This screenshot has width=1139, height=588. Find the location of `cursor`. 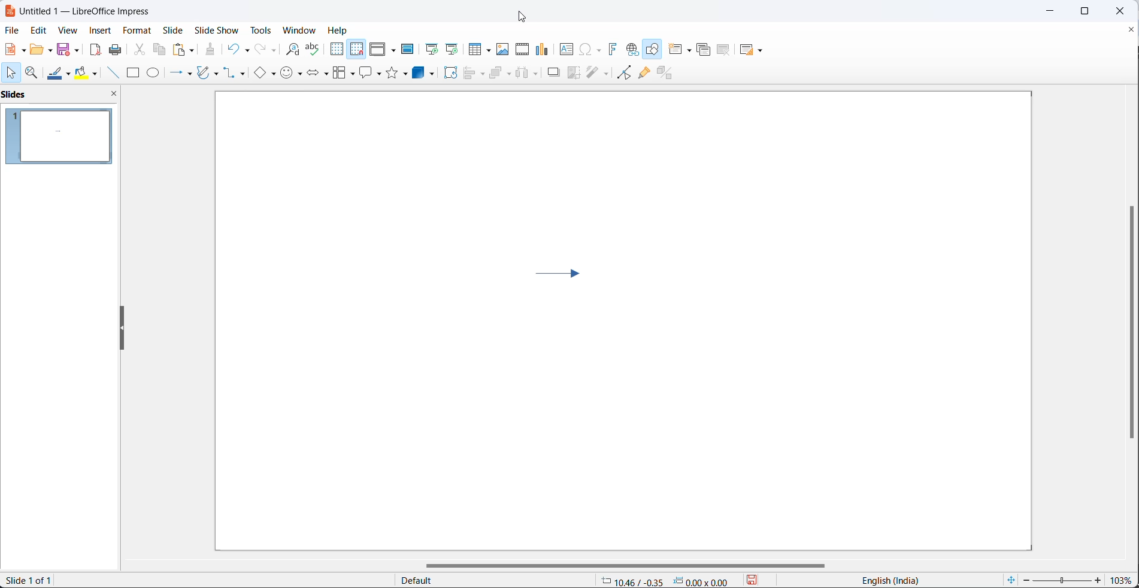

cursor is located at coordinates (13, 74).